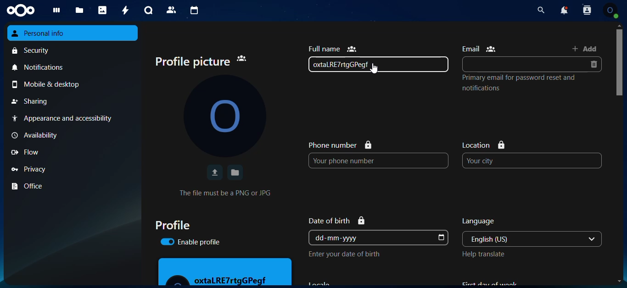  I want to click on Cursor, so click(374, 68).